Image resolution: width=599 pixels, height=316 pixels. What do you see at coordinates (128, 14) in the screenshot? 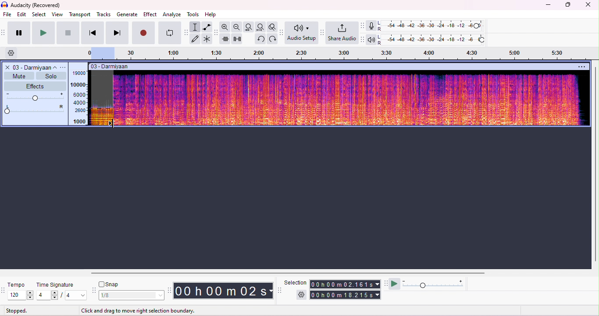
I see `generate` at bounding box center [128, 14].